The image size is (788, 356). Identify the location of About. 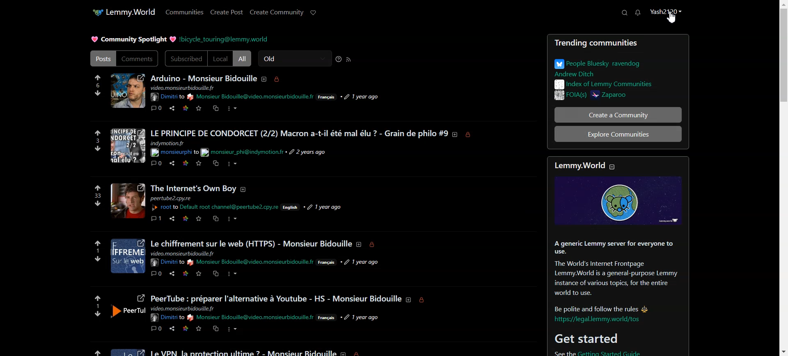
(266, 79).